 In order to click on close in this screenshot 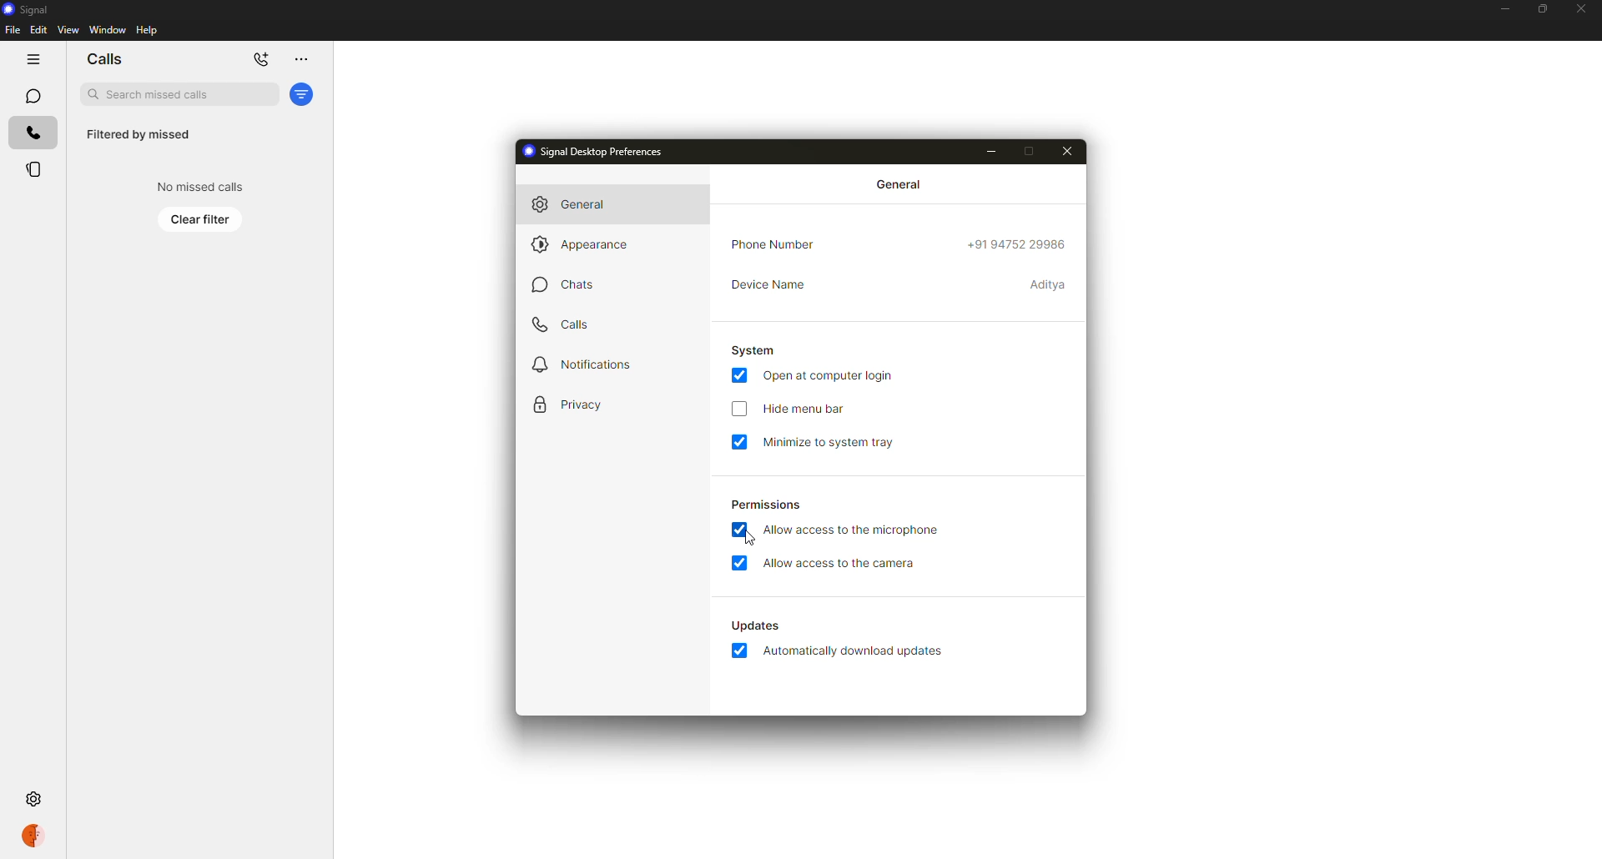, I will do `click(1067, 153)`.